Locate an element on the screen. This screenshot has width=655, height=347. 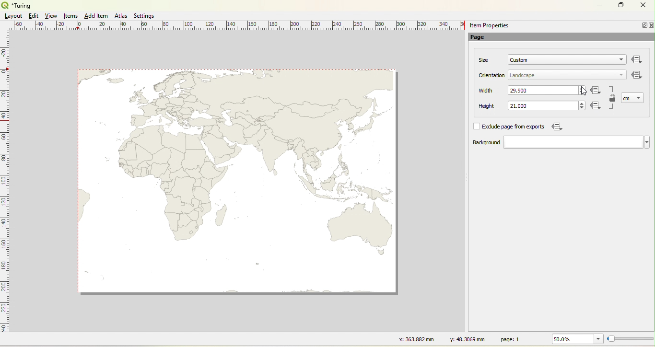
unit is located at coordinates (629, 99).